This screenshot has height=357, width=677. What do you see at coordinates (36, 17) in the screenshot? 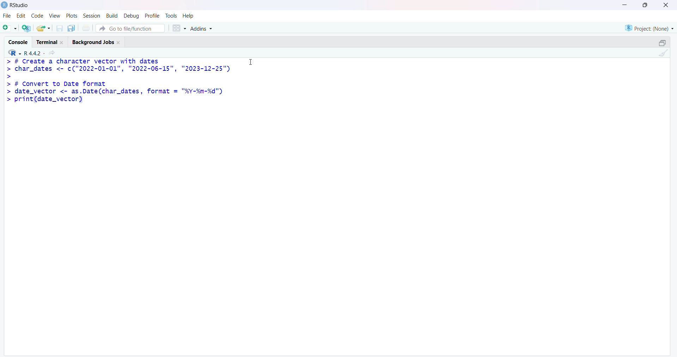
I see `Code` at bounding box center [36, 17].